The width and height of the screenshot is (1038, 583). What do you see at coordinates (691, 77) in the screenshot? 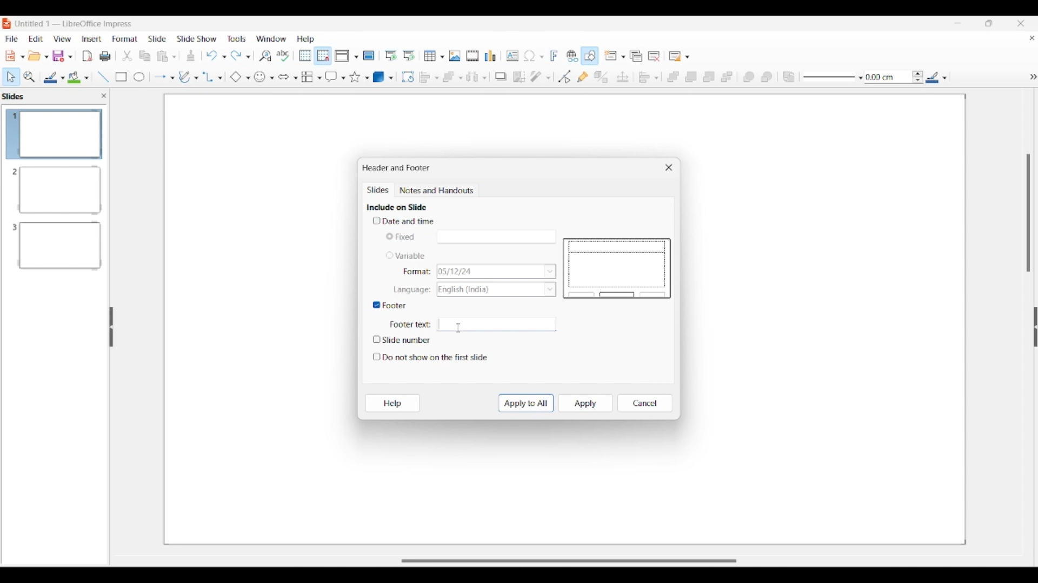
I see `Bring forward` at bounding box center [691, 77].